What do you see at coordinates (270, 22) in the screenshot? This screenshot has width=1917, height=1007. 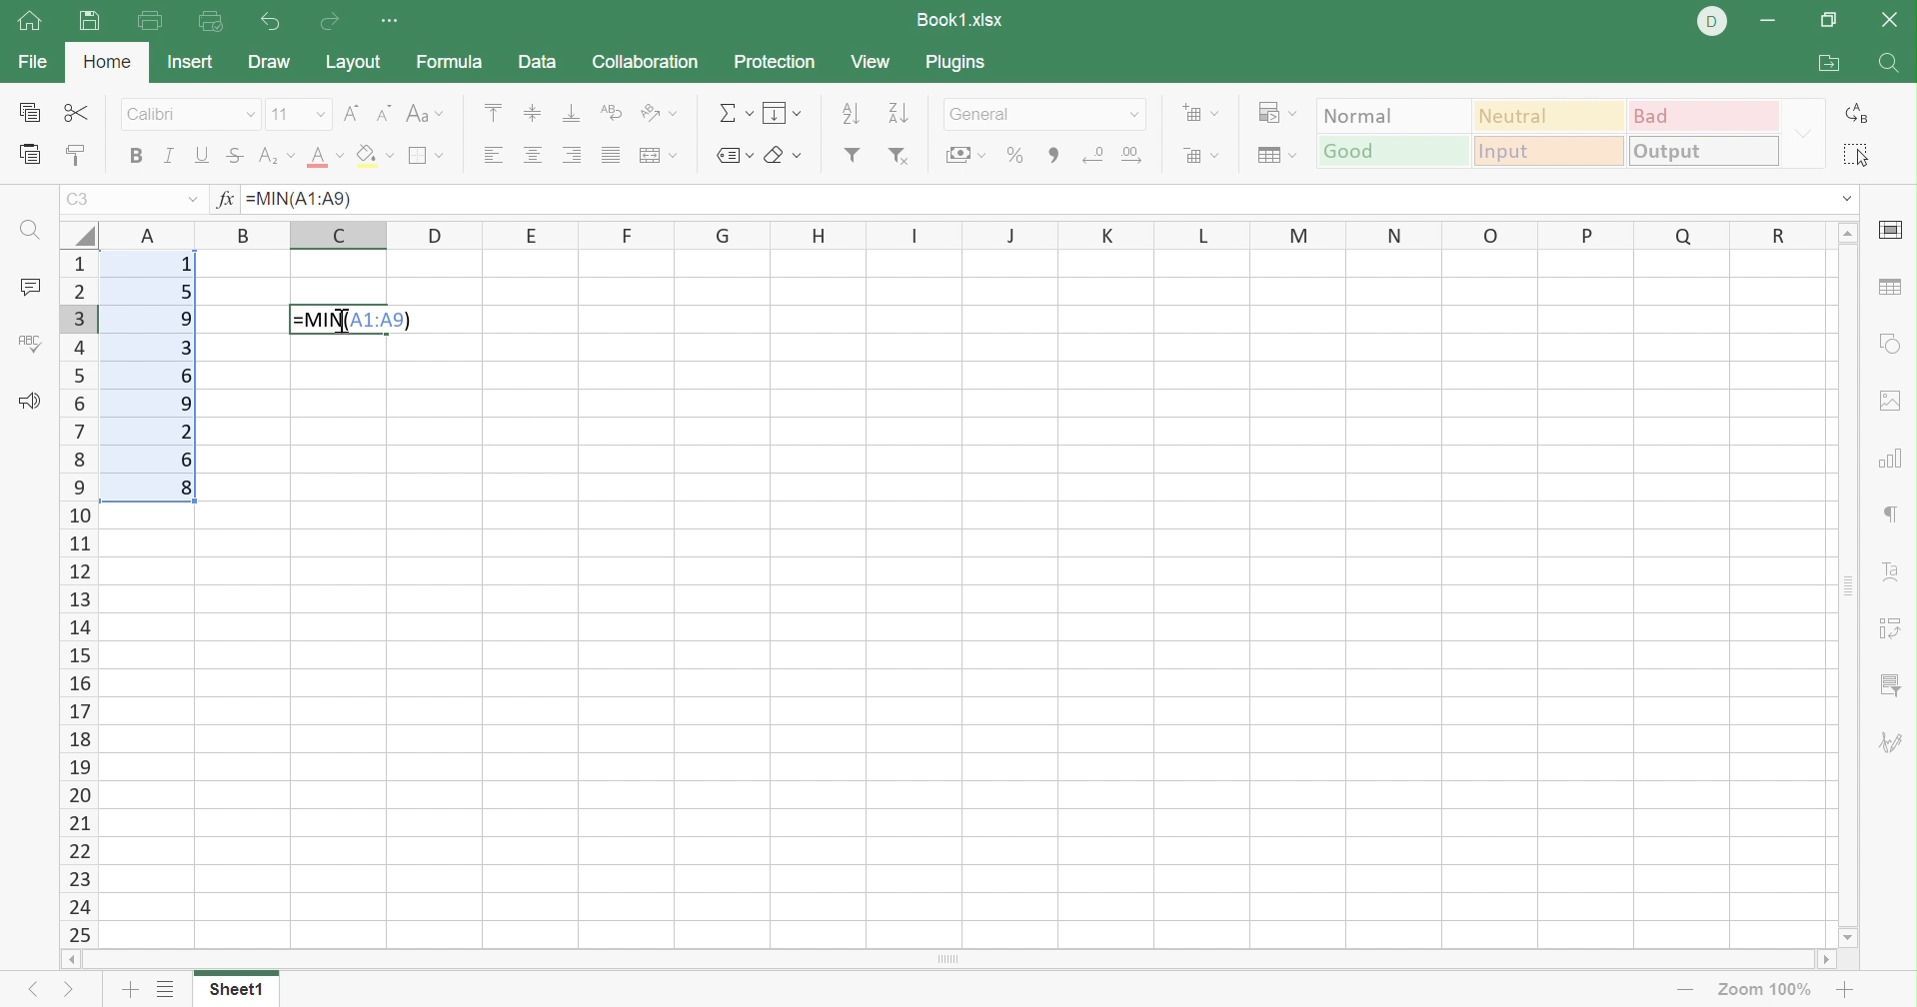 I see `Undo` at bounding box center [270, 22].